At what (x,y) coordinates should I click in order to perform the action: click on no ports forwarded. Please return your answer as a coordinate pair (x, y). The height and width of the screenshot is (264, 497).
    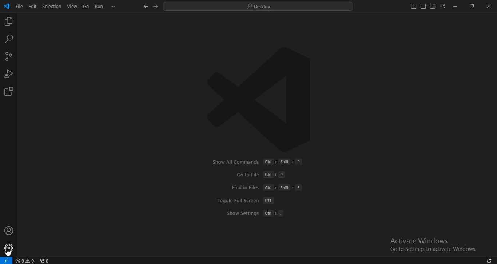
    Looking at the image, I should click on (44, 261).